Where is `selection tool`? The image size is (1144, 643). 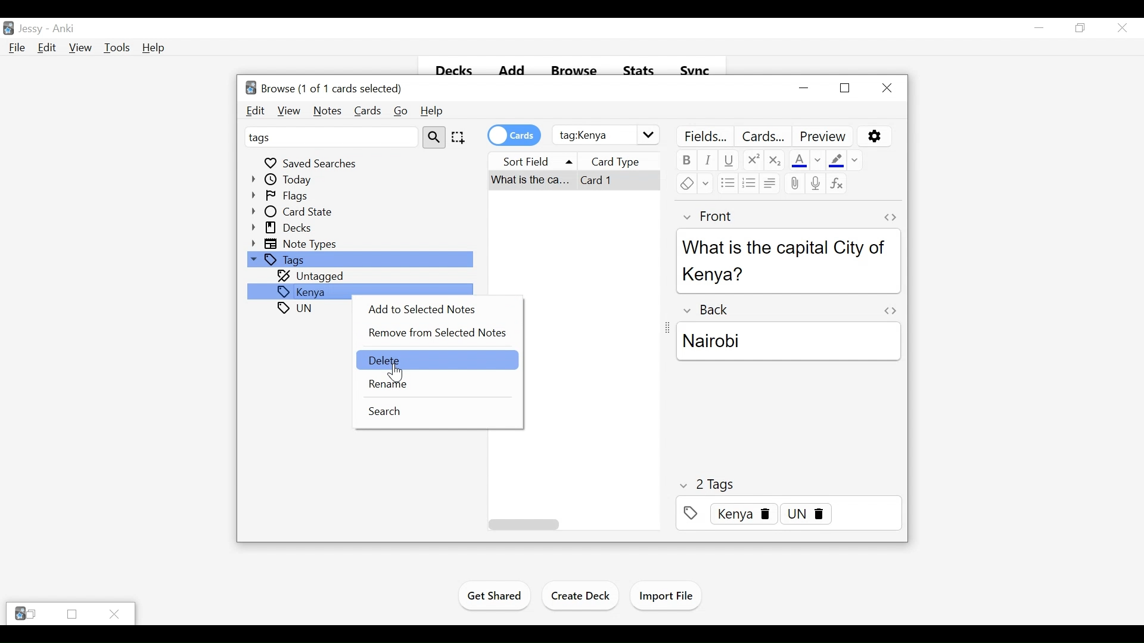
selection tool is located at coordinates (461, 138).